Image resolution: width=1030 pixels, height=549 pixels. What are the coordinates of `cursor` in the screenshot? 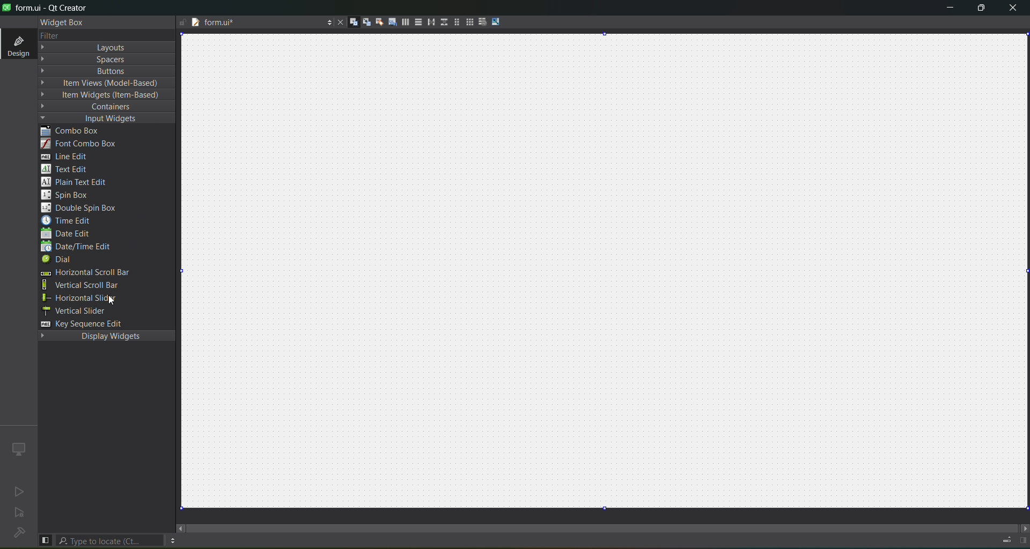 It's located at (111, 300).